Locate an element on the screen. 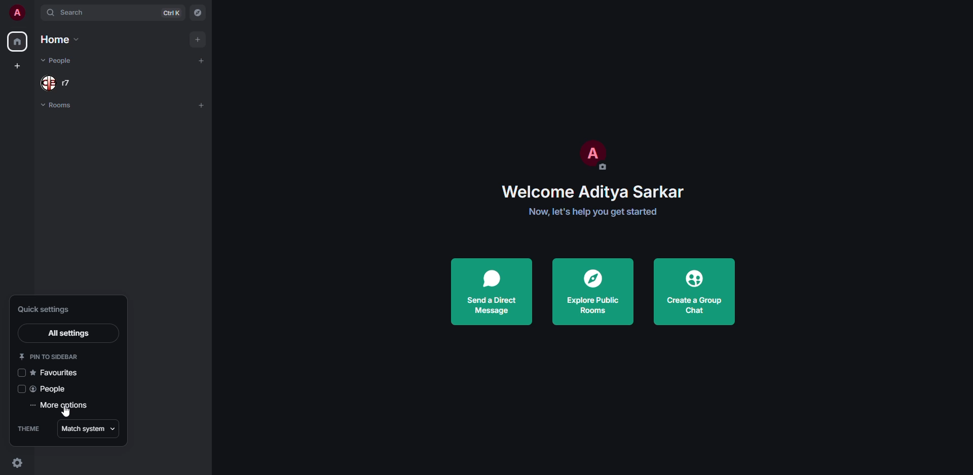 This screenshot has height=475, width=973. theme is located at coordinates (29, 430).